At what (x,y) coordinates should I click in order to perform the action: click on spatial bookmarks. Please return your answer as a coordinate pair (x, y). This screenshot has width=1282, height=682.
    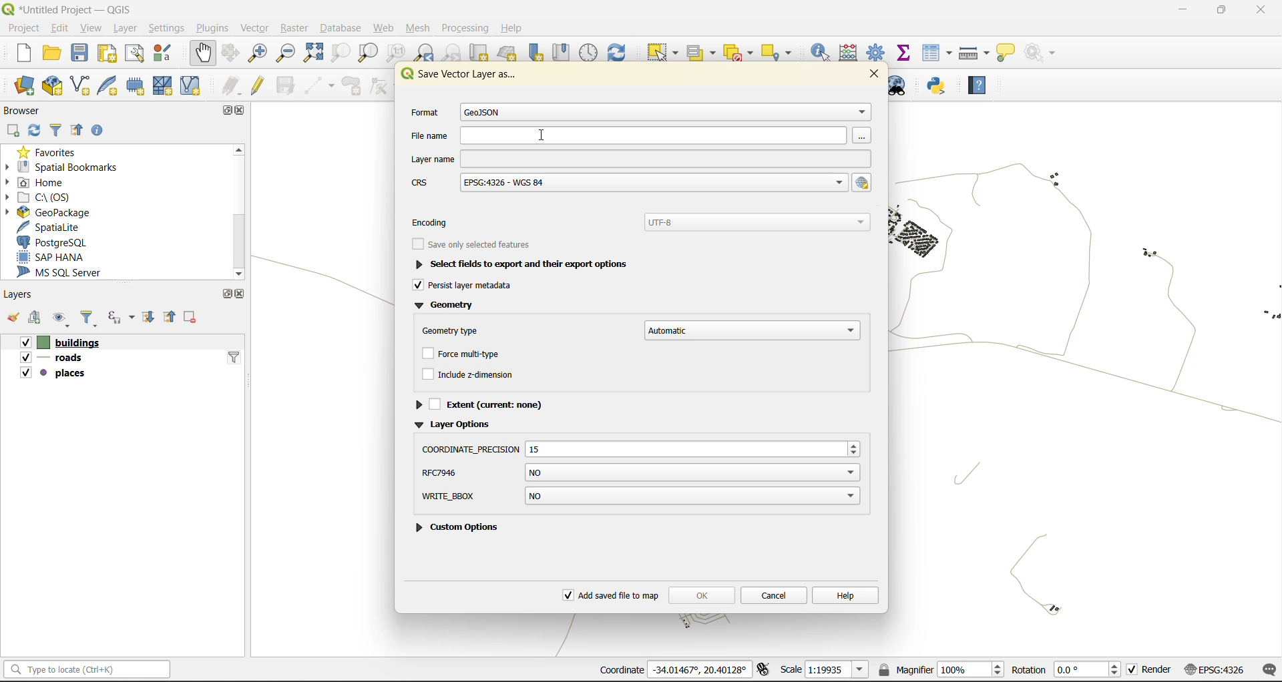
    Looking at the image, I should click on (69, 168).